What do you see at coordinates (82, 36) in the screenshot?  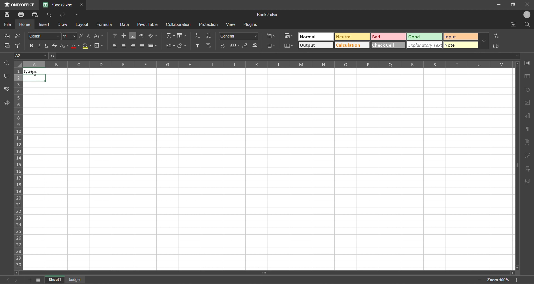 I see `increment size` at bounding box center [82, 36].